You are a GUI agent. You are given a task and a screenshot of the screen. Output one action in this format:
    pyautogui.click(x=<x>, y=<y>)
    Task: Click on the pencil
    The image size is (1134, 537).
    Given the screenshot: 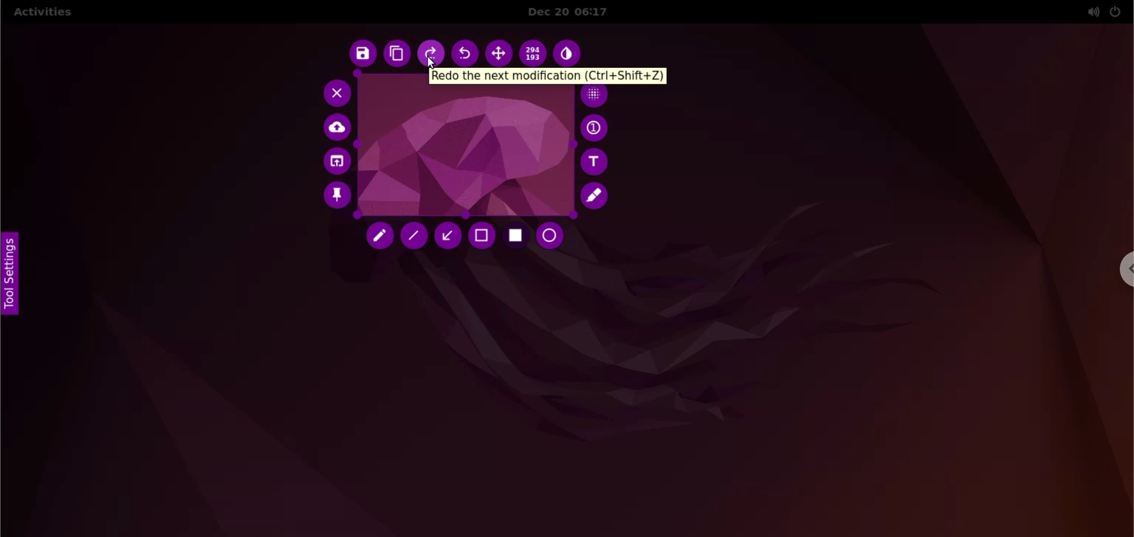 What is the action you would take?
    pyautogui.click(x=382, y=238)
    